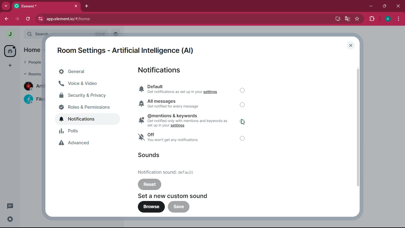  I want to click on close, so click(398, 6).